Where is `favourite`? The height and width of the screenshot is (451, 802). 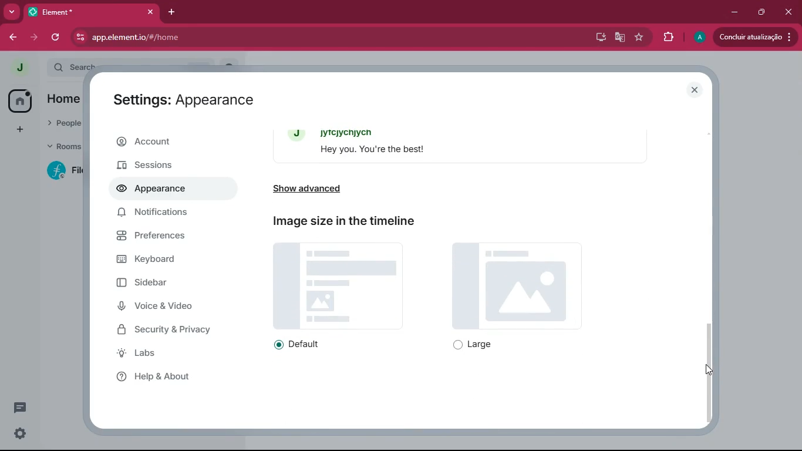
favourite is located at coordinates (638, 38).